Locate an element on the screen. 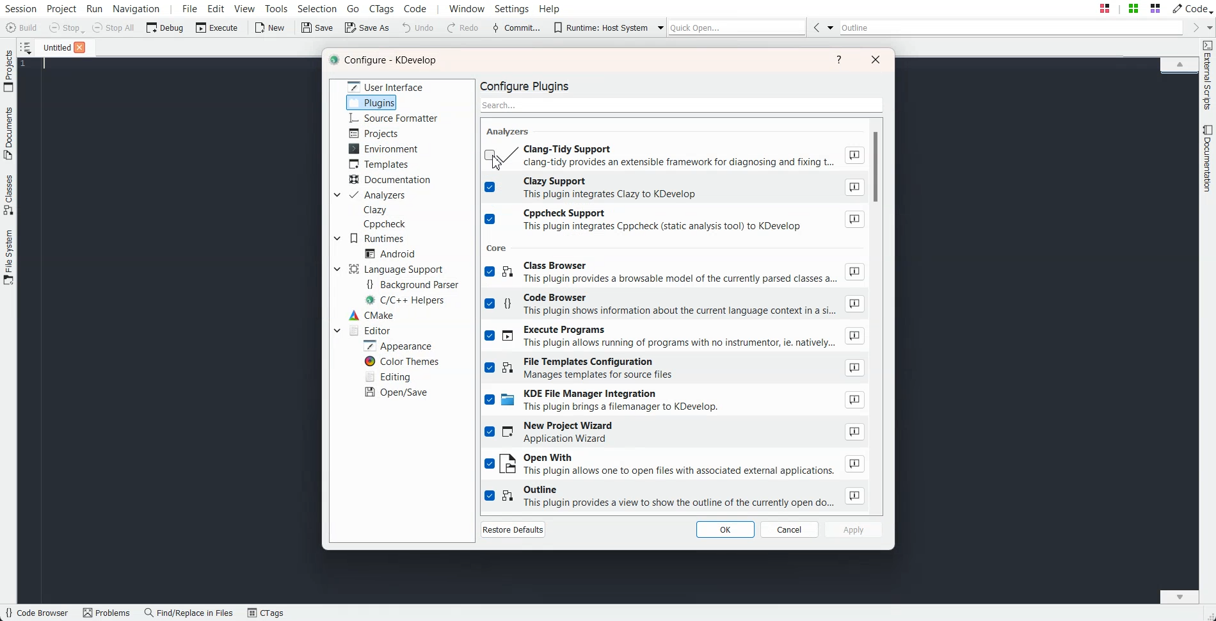 The height and width of the screenshot is (621, 1216). Enable Outline is located at coordinates (675, 497).